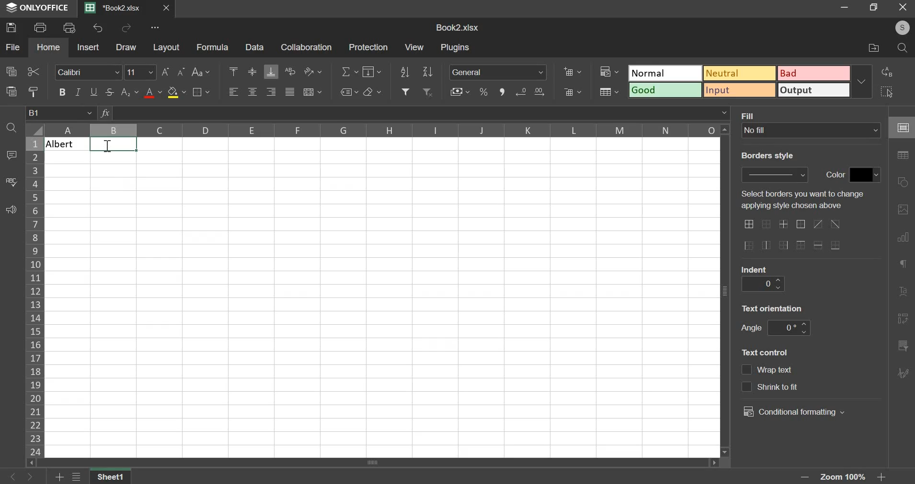  Describe the element at coordinates (609, 70) in the screenshot. I see `conditional formatting` at that location.